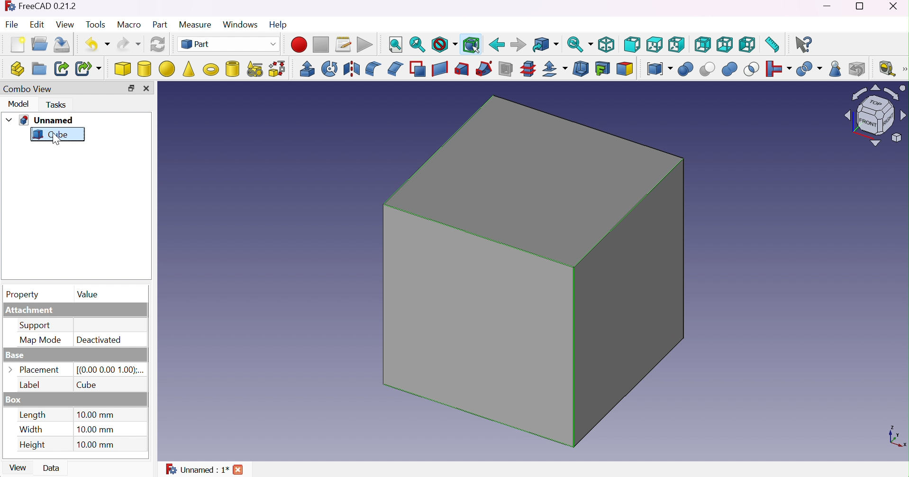 The height and width of the screenshot is (477, 909). What do you see at coordinates (703, 45) in the screenshot?
I see `Rear` at bounding box center [703, 45].